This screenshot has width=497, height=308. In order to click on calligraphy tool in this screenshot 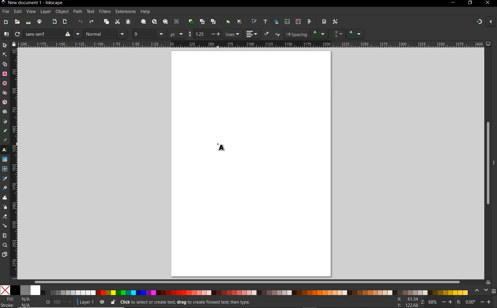, I will do `click(6, 140)`.